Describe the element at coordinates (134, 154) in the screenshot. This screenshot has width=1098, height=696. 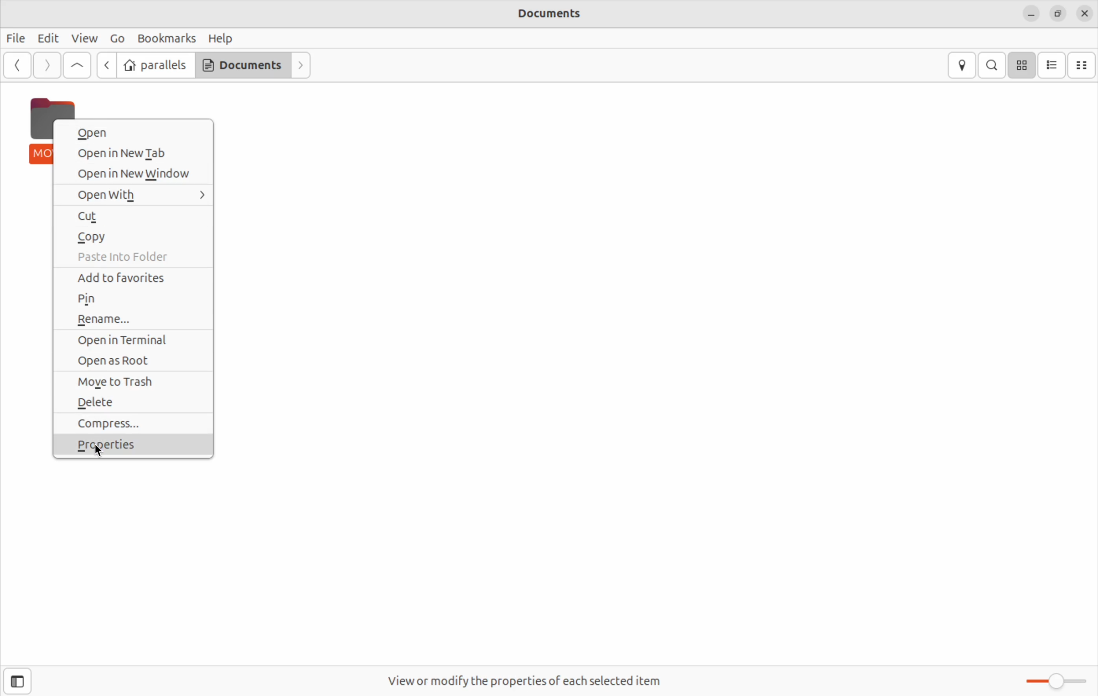
I see `open in new tab` at that location.